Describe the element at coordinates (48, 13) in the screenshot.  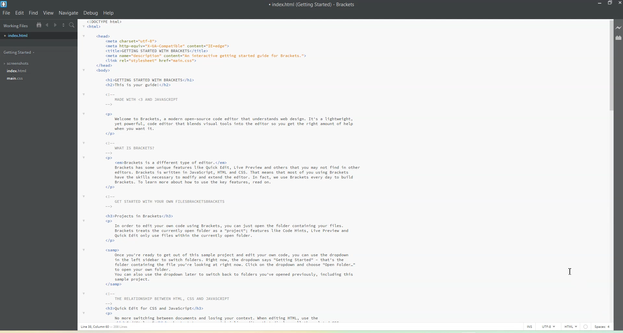
I see `View` at that location.